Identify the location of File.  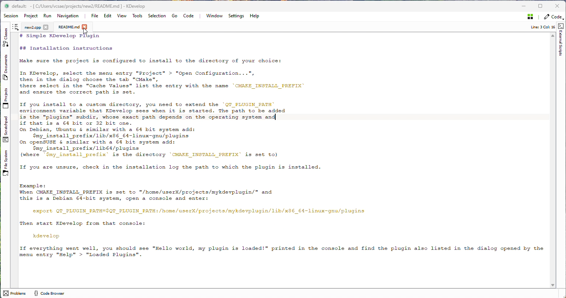
(94, 17).